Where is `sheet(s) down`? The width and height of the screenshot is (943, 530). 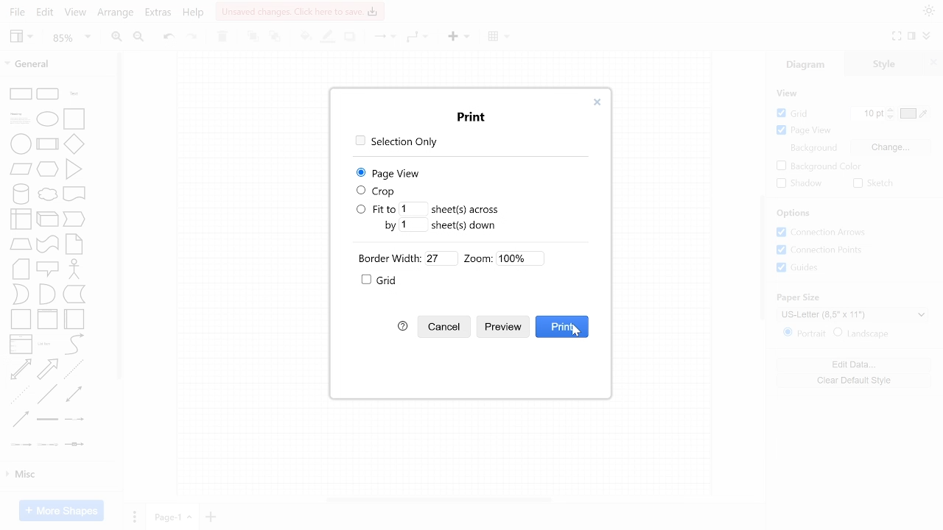 sheet(s) down is located at coordinates (464, 225).